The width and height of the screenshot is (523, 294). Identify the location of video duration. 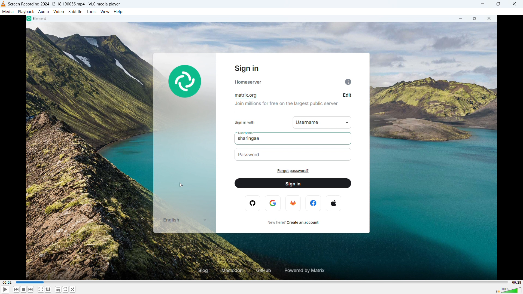
(517, 283).